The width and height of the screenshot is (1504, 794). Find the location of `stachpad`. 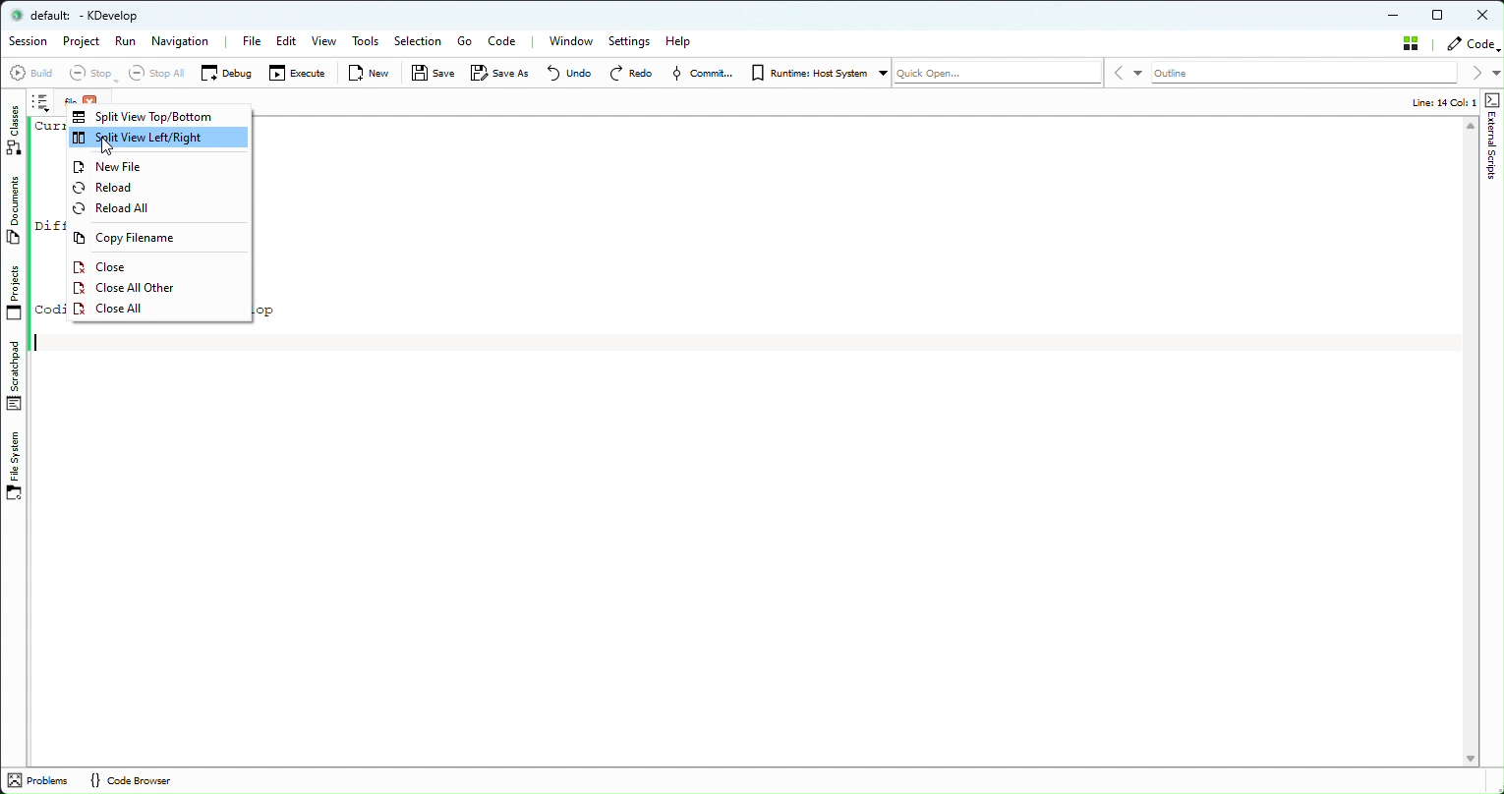

stachpad is located at coordinates (13, 375).